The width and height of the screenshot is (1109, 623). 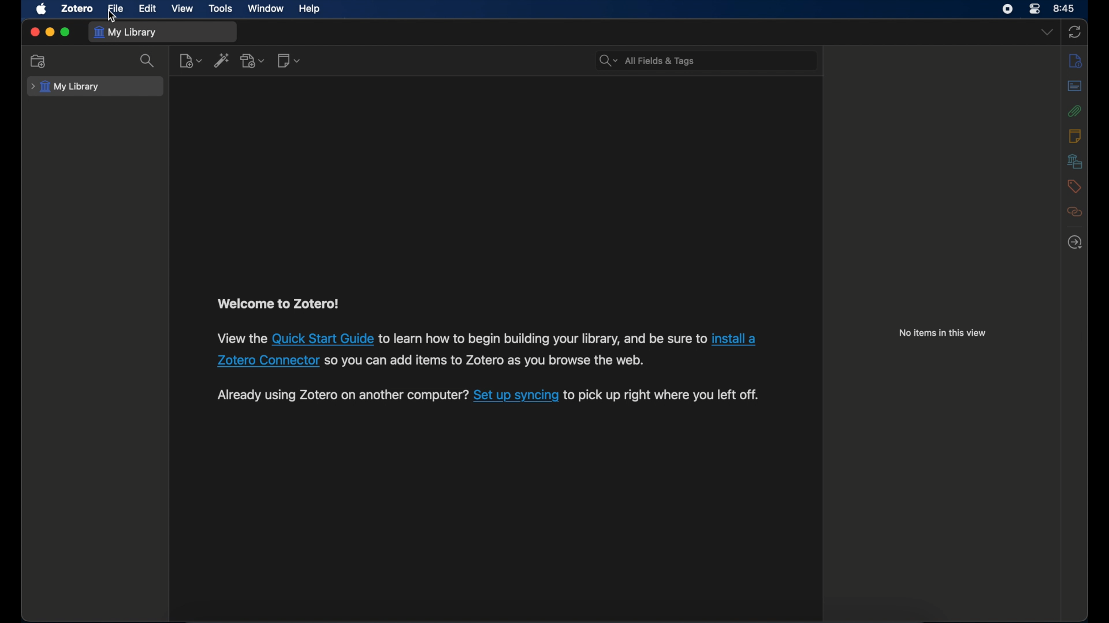 What do you see at coordinates (487, 359) in the screenshot?
I see `software information` at bounding box center [487, 359].